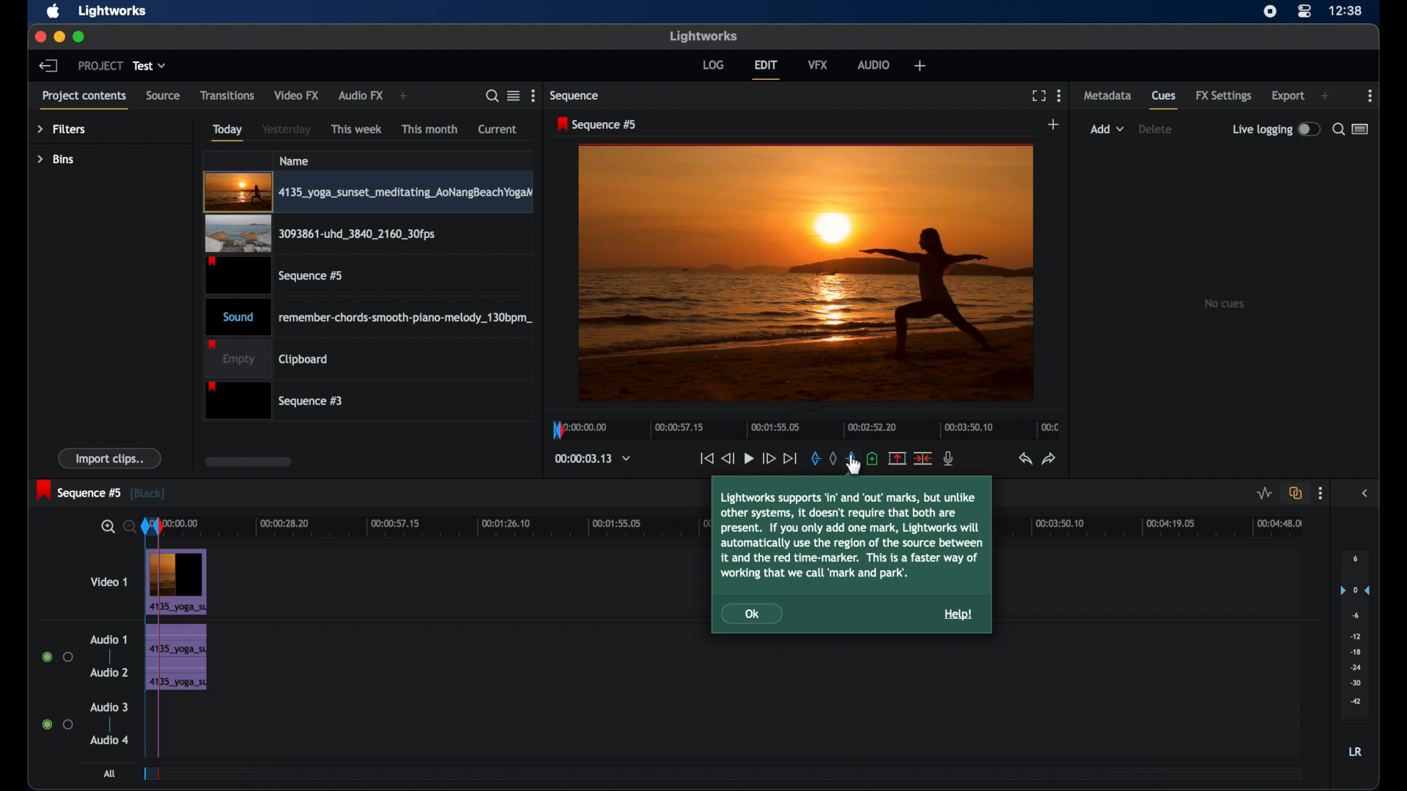 Image resolution: width=1407 pixels, height=791 pixels. Describe the element at coordinates (273, 276) in the screenshot. I see `video clip` at that location.